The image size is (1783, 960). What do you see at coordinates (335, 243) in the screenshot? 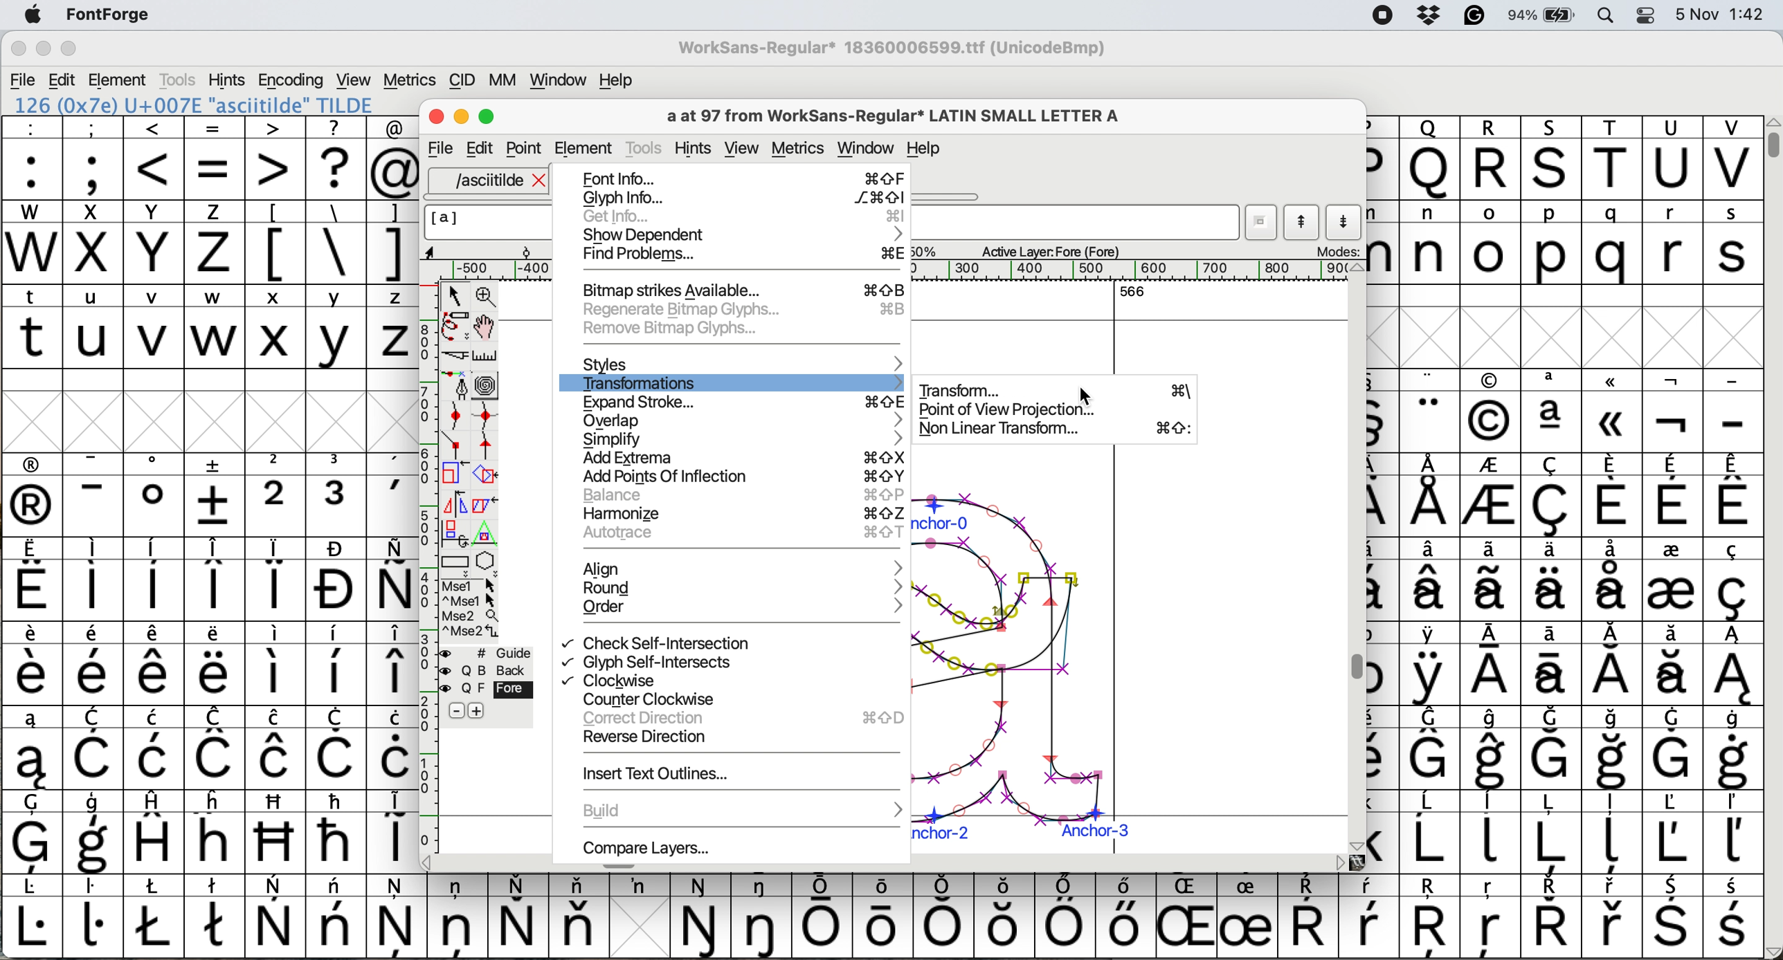
I see `\` at bounding box center [335, 243].